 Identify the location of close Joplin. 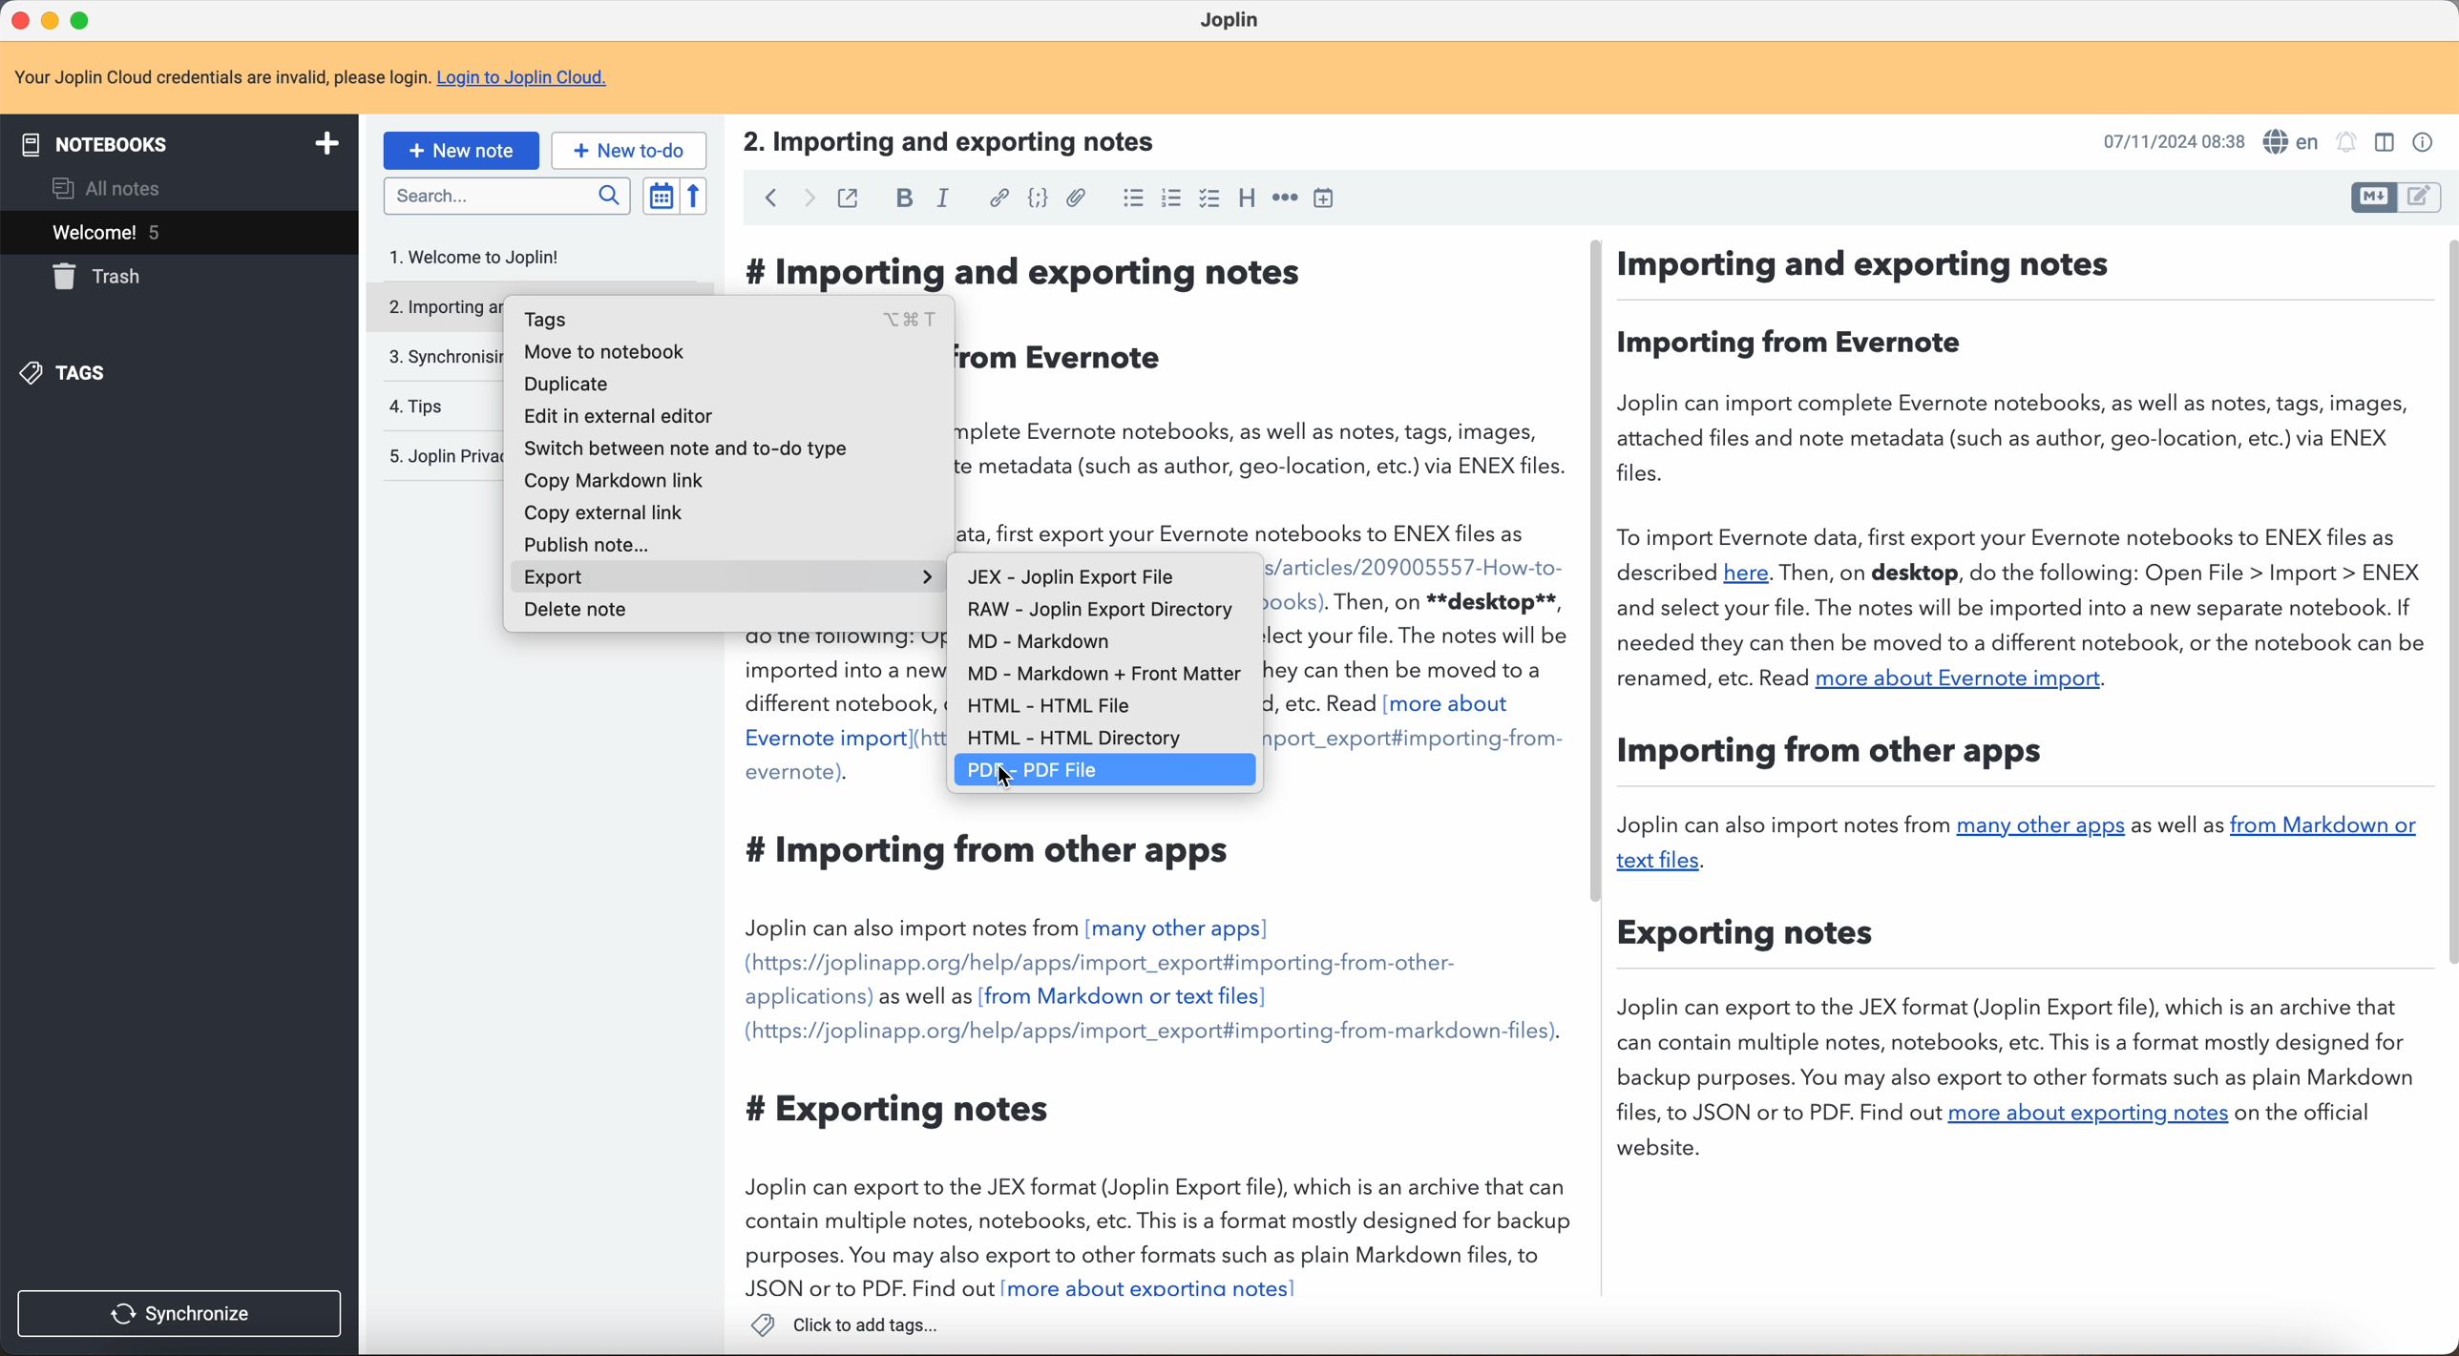
(18, 22).